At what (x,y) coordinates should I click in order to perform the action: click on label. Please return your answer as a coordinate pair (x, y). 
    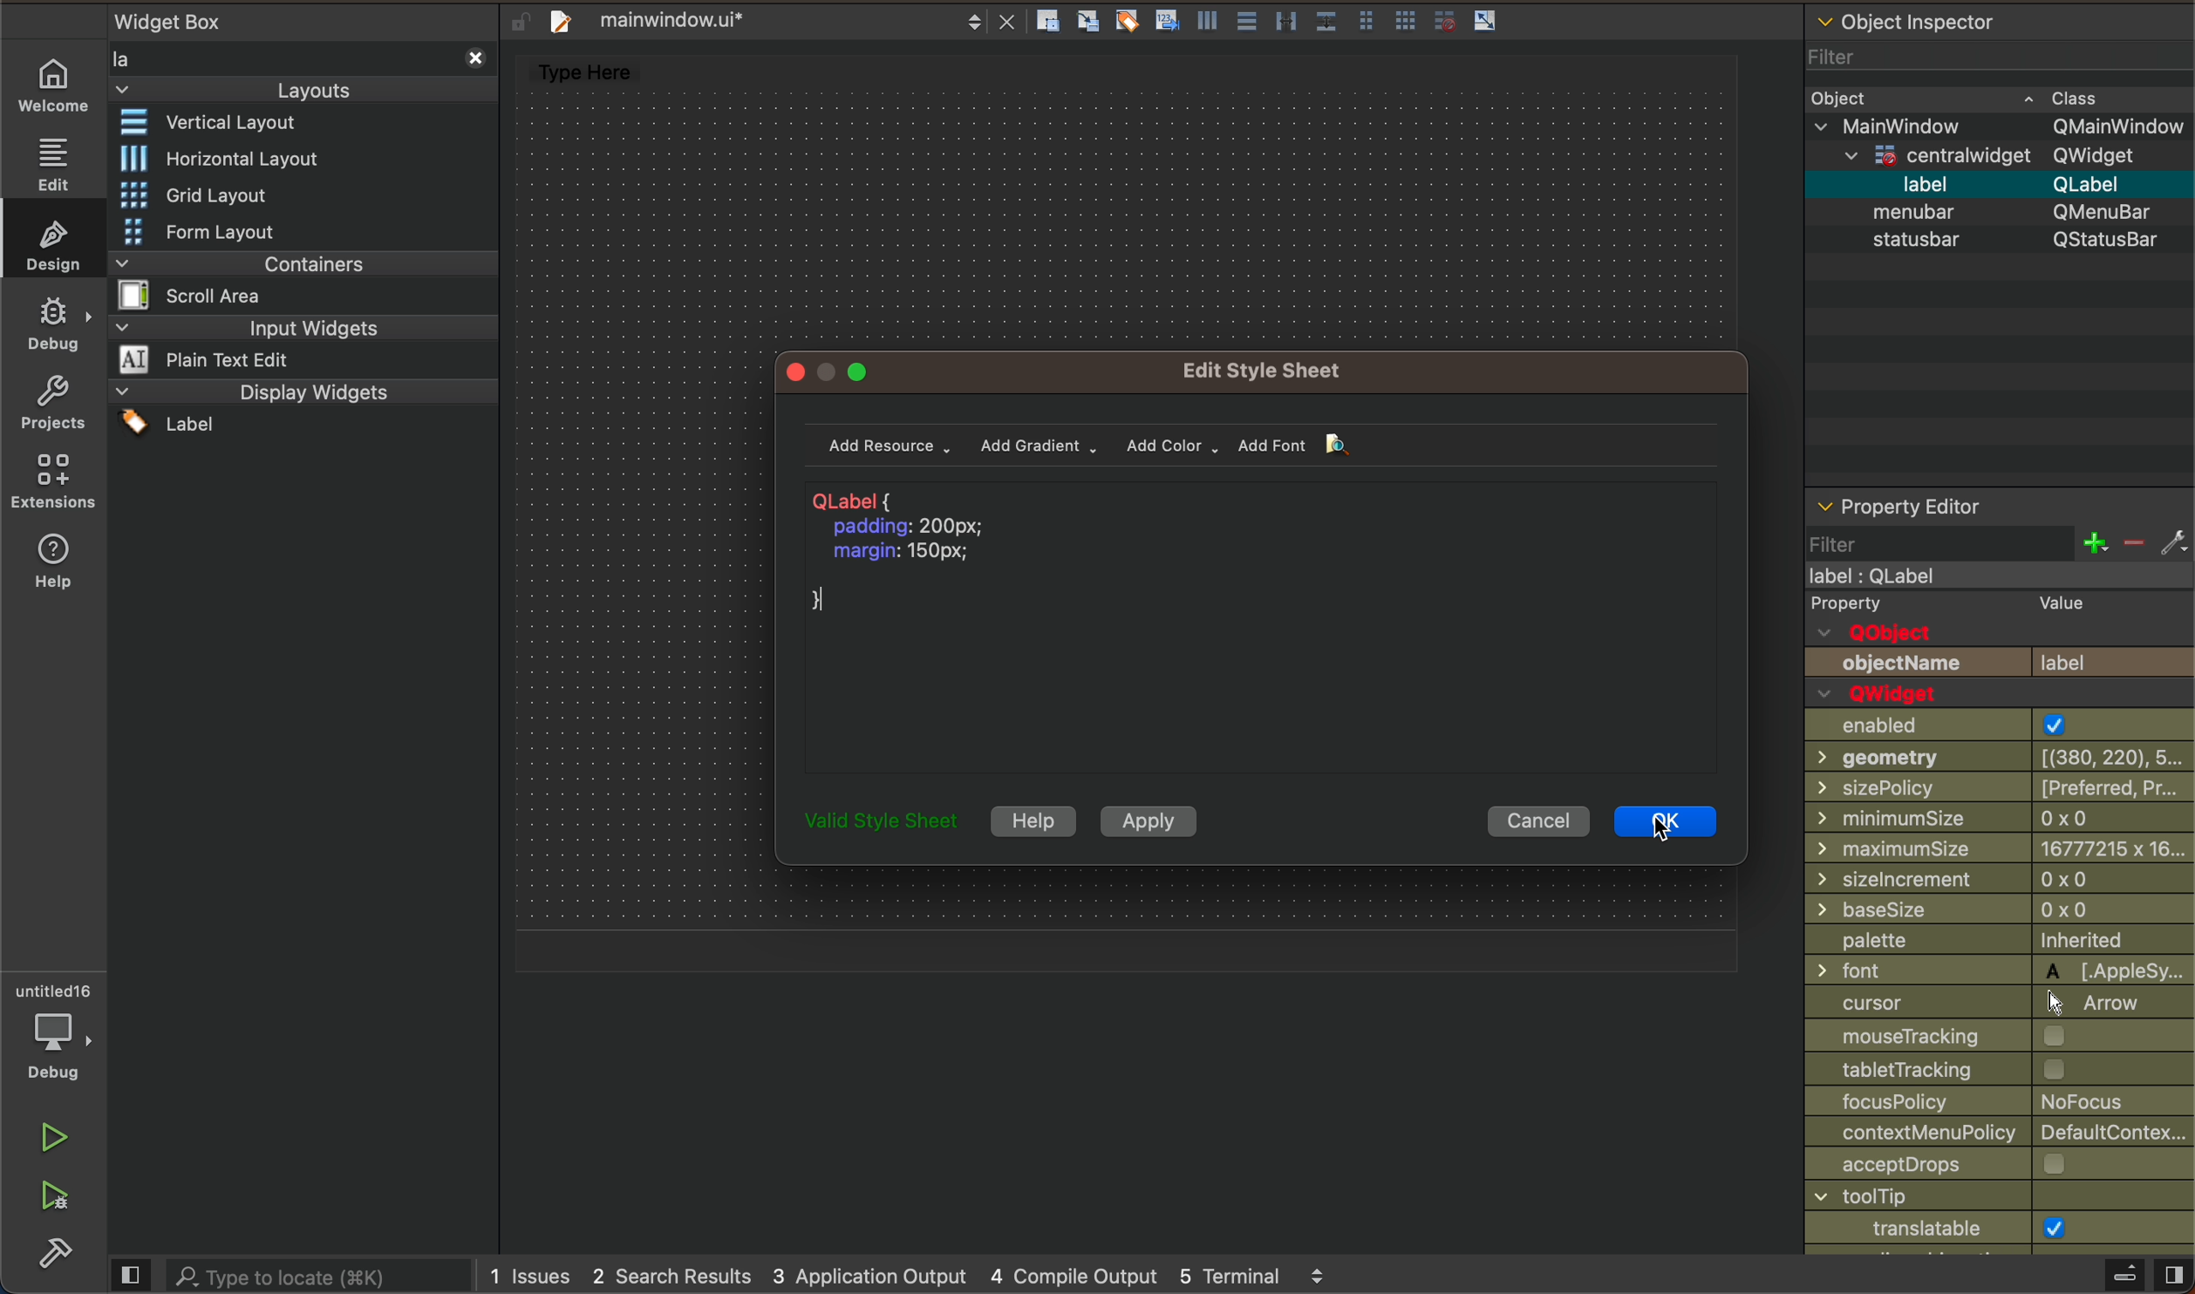
    Looking at the image, I should click on (2003, 186).